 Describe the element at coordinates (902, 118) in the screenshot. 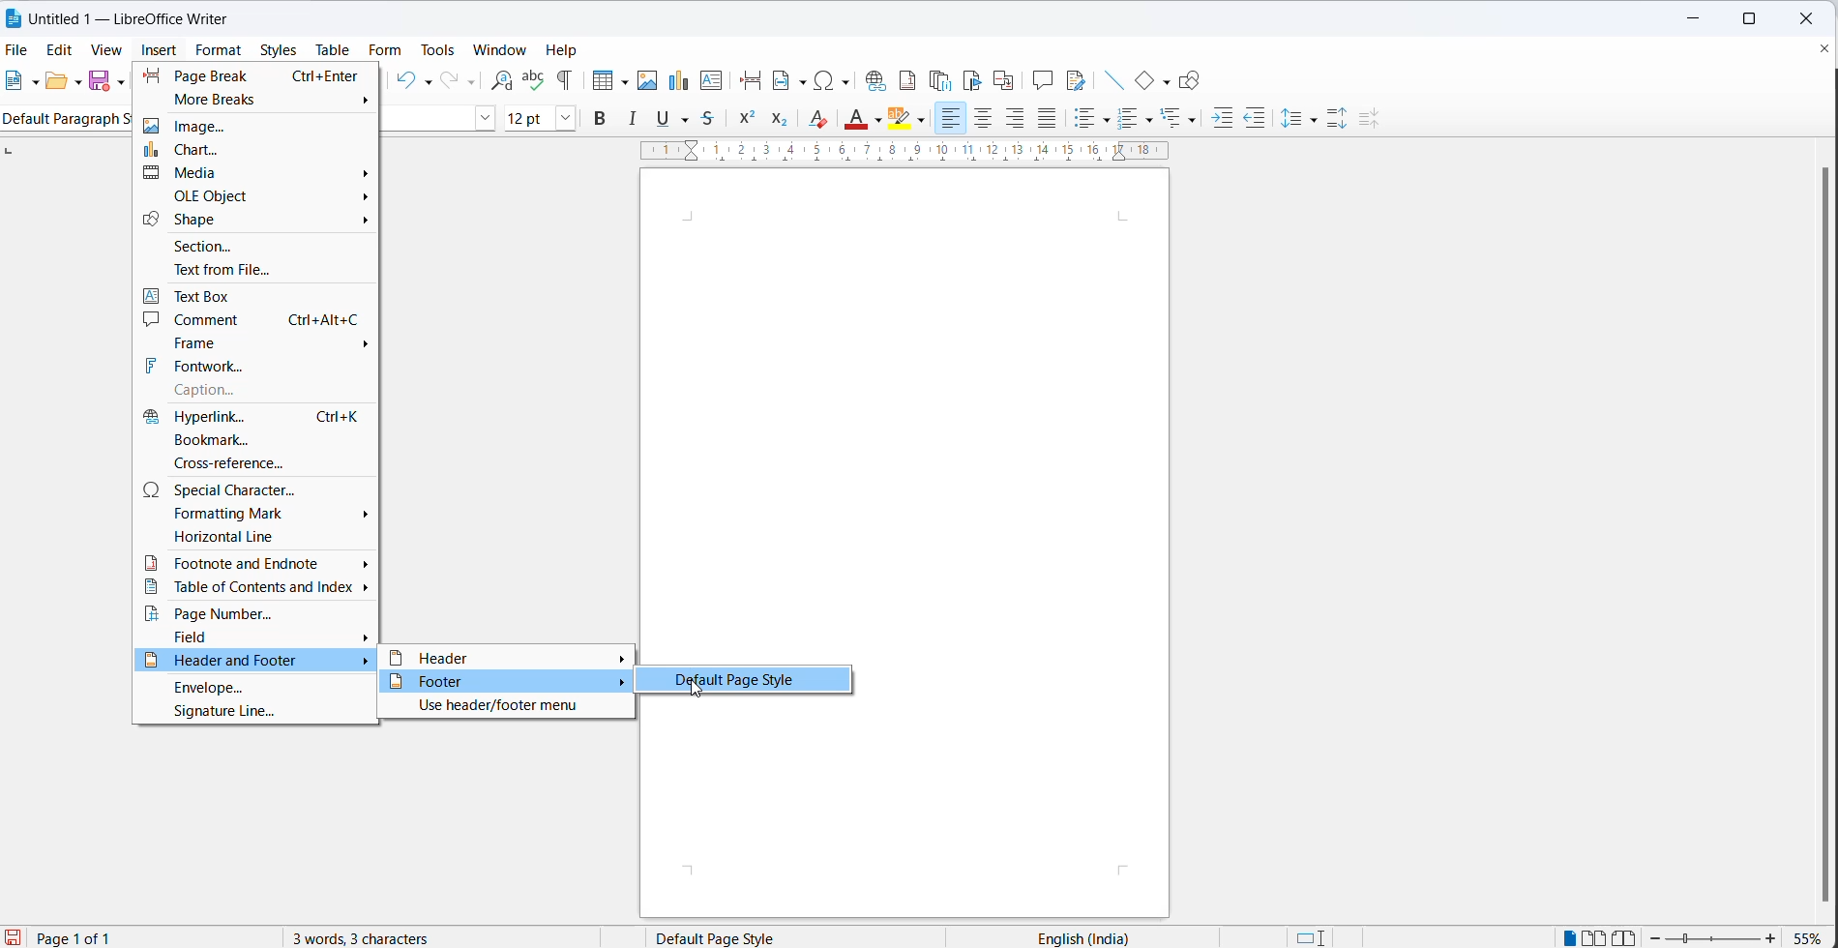

I see `character highlighting icon` at that location.